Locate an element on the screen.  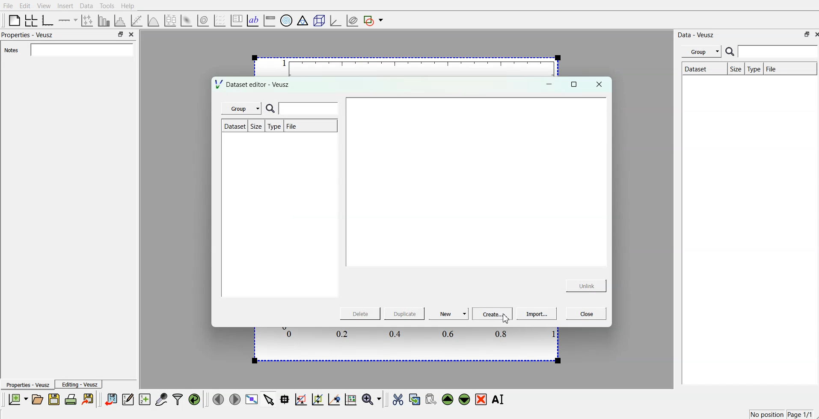
select items is located at coordinates (268, 400).